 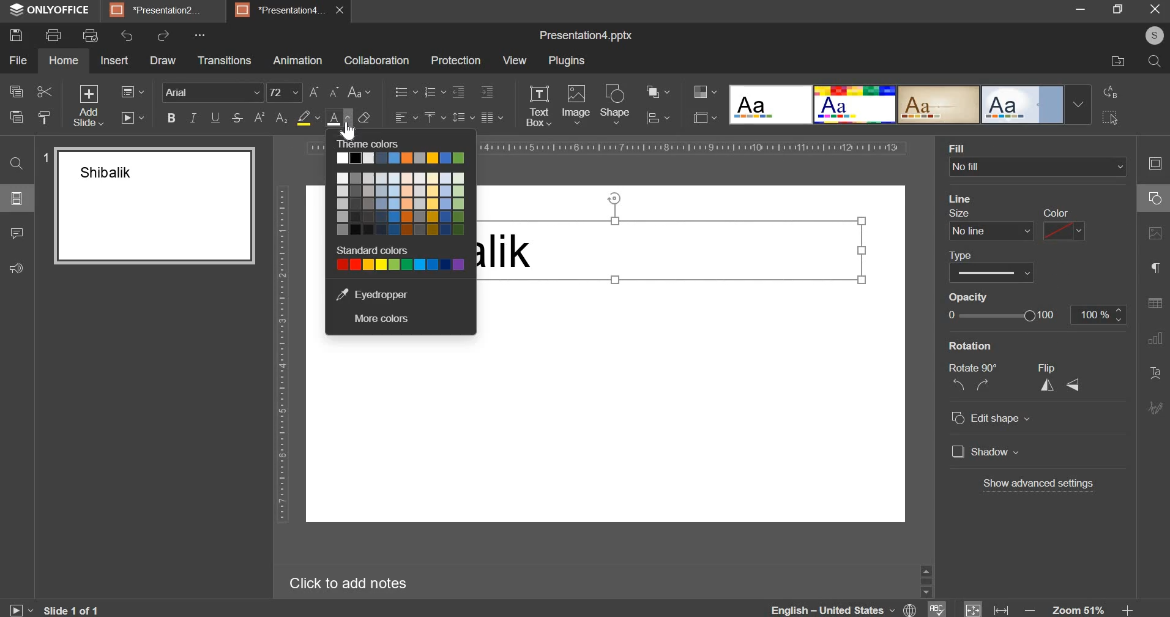 What do you see at coordinates (89, 36) in the screenshot?
I see `print preview` at bounding box center [89, 36].